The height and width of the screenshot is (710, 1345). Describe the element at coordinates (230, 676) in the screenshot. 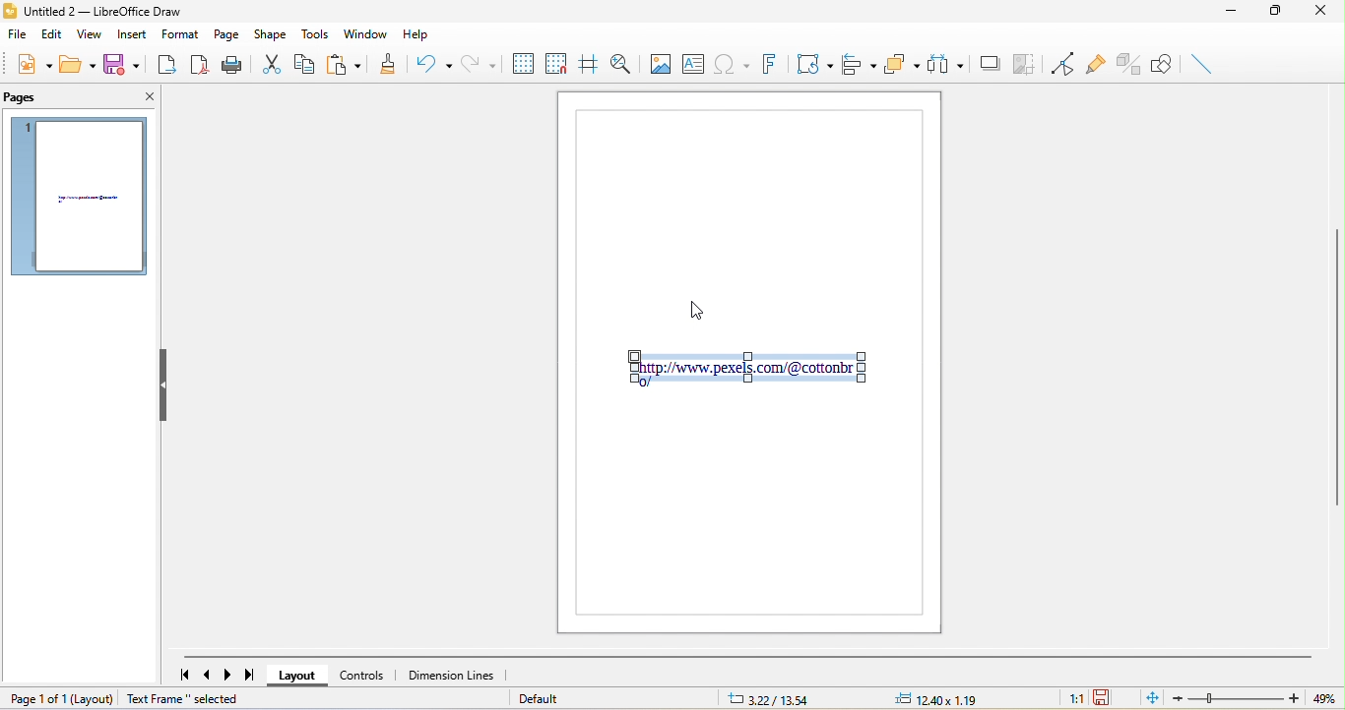

I see `next page` at that location.